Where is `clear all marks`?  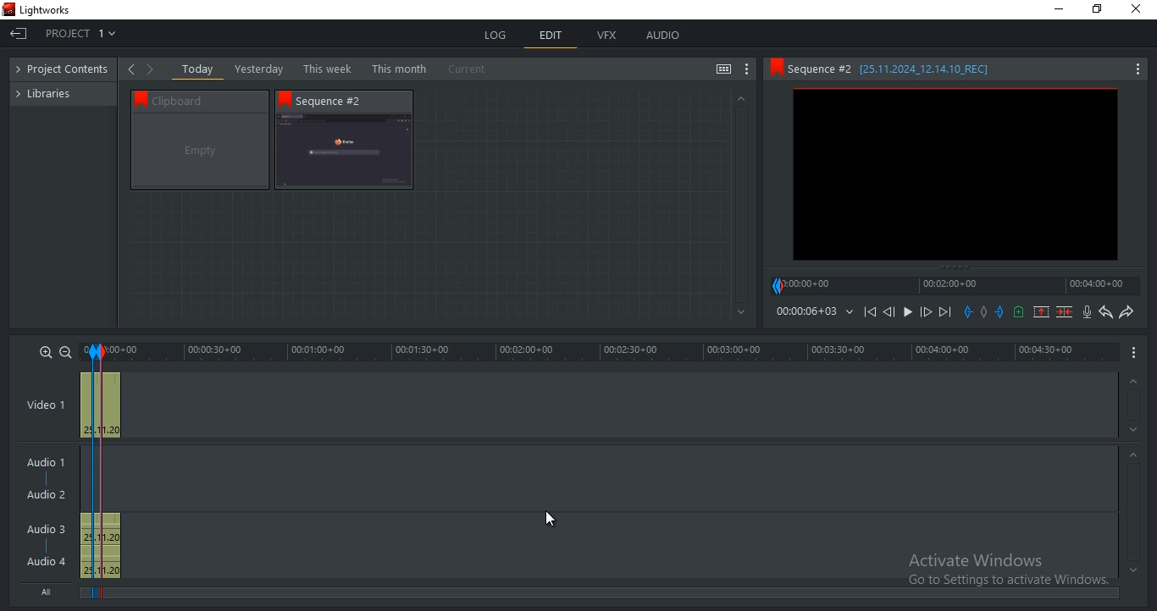 clear all marks is located at coordinates (987, 313).